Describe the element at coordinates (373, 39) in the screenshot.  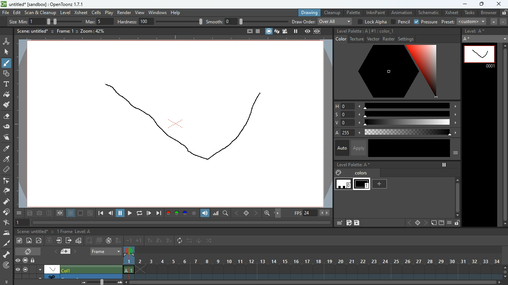
I see `vector` at that location.